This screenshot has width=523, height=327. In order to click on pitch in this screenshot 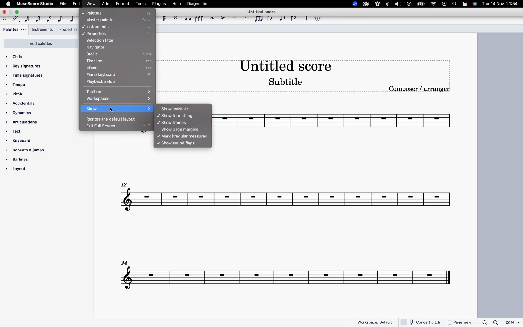, I will do `click(19, 94)`.